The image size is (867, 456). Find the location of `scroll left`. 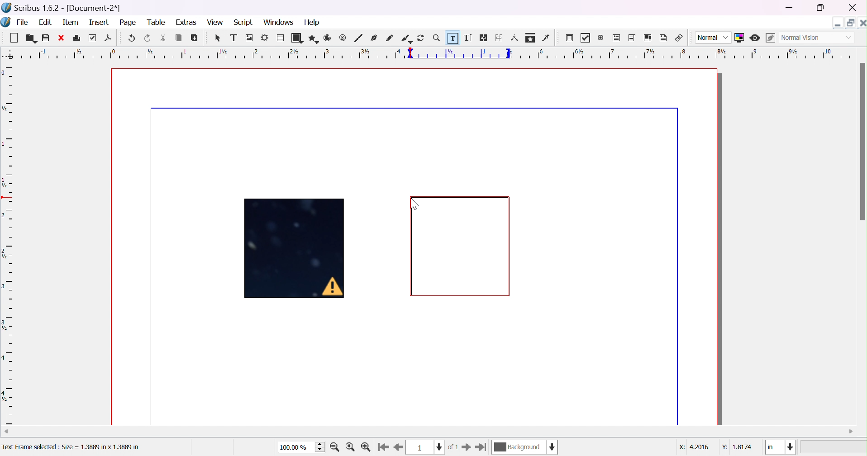

scroll left is located at coordinates (5, 431).